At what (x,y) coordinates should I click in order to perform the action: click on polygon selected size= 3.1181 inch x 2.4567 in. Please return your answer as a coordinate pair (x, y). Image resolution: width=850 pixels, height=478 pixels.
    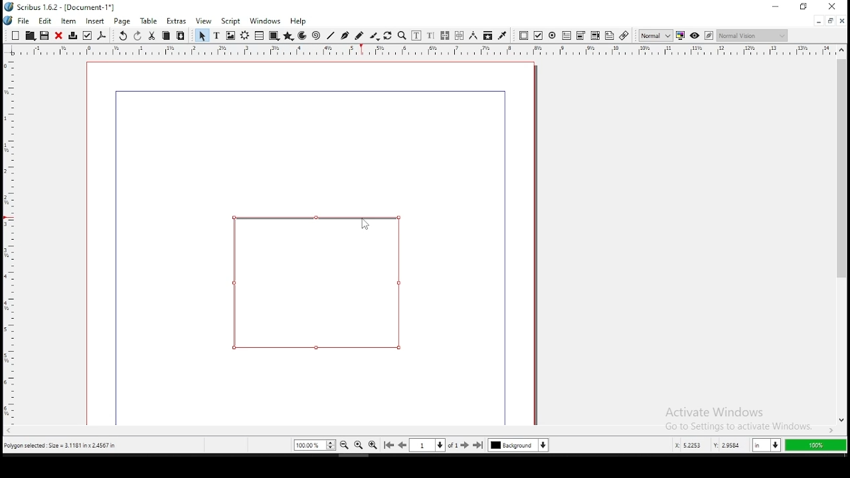
    Looking at the image, I should click on (62, 447).